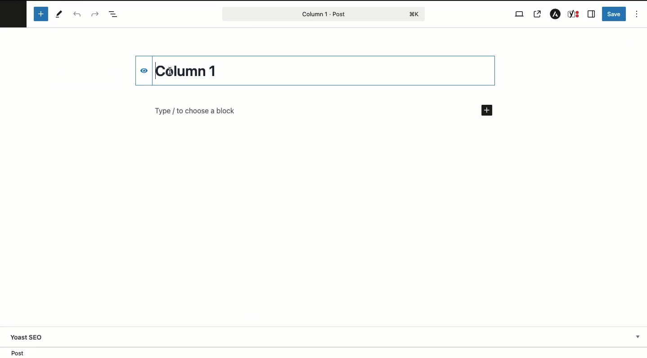 Image resolution: width=647 pixels, height=358 pixels. What do you see at coordinates (574, 14) in the screenshot?
I see `Yoast` at bounding box center [574, 14].